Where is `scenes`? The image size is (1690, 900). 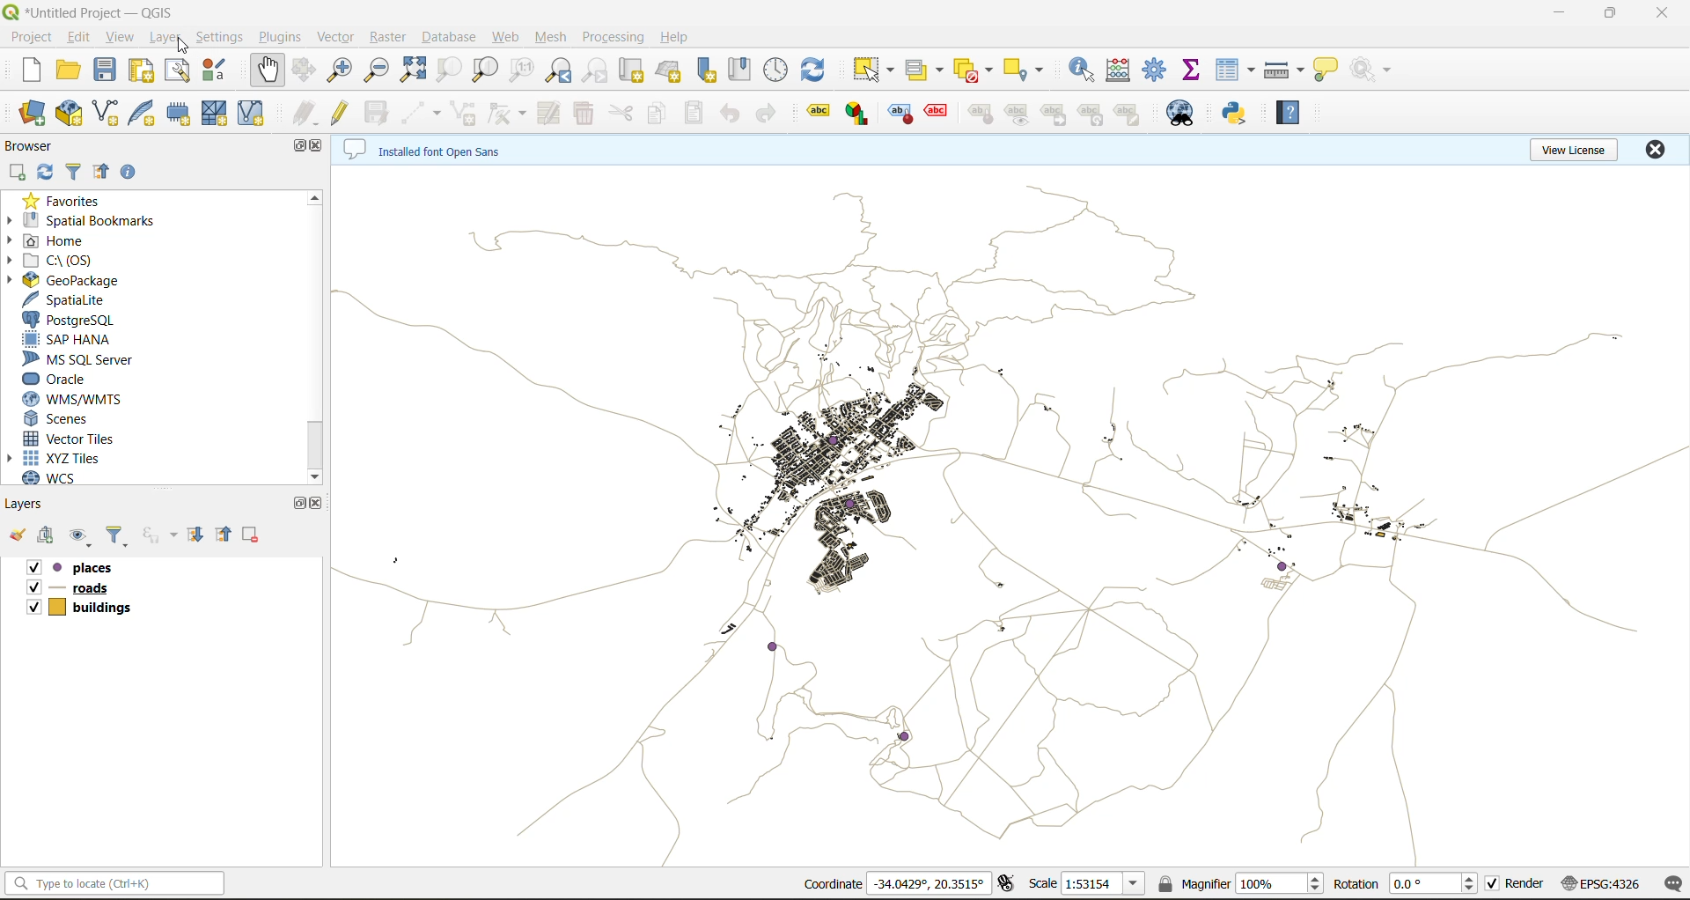 scenes is located at coordinates (72, 418).